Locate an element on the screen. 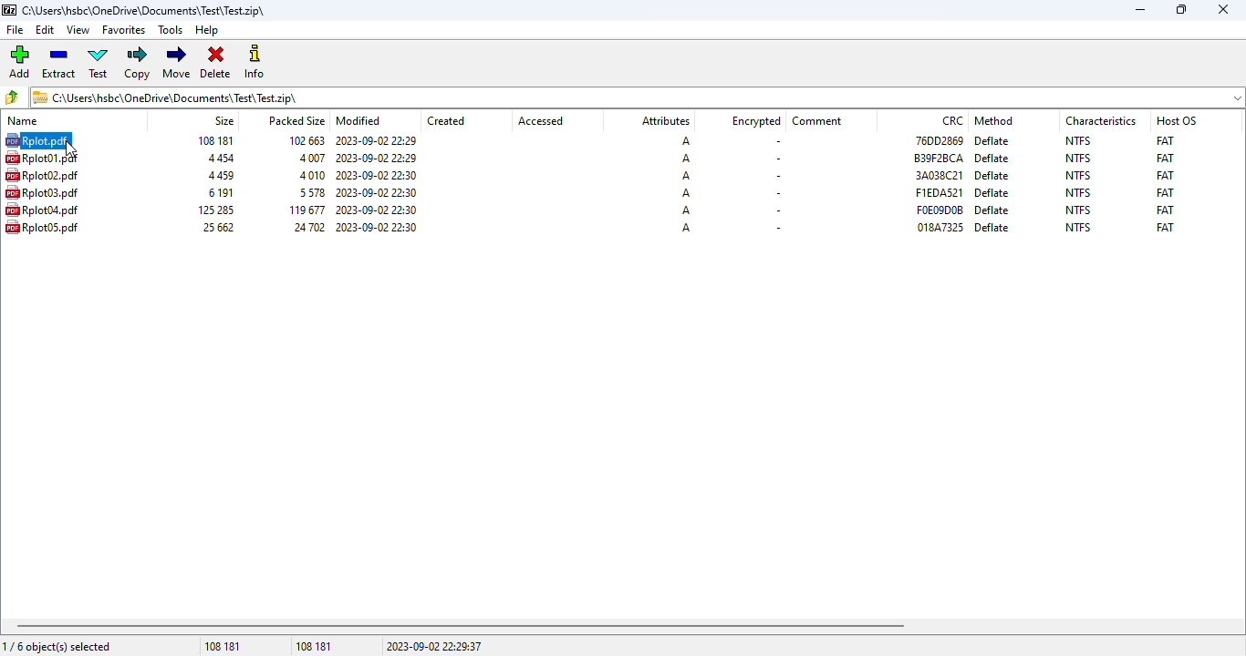 The width and height of the screenshot is (1246, 656). copy is located at coordinates (139, 63).